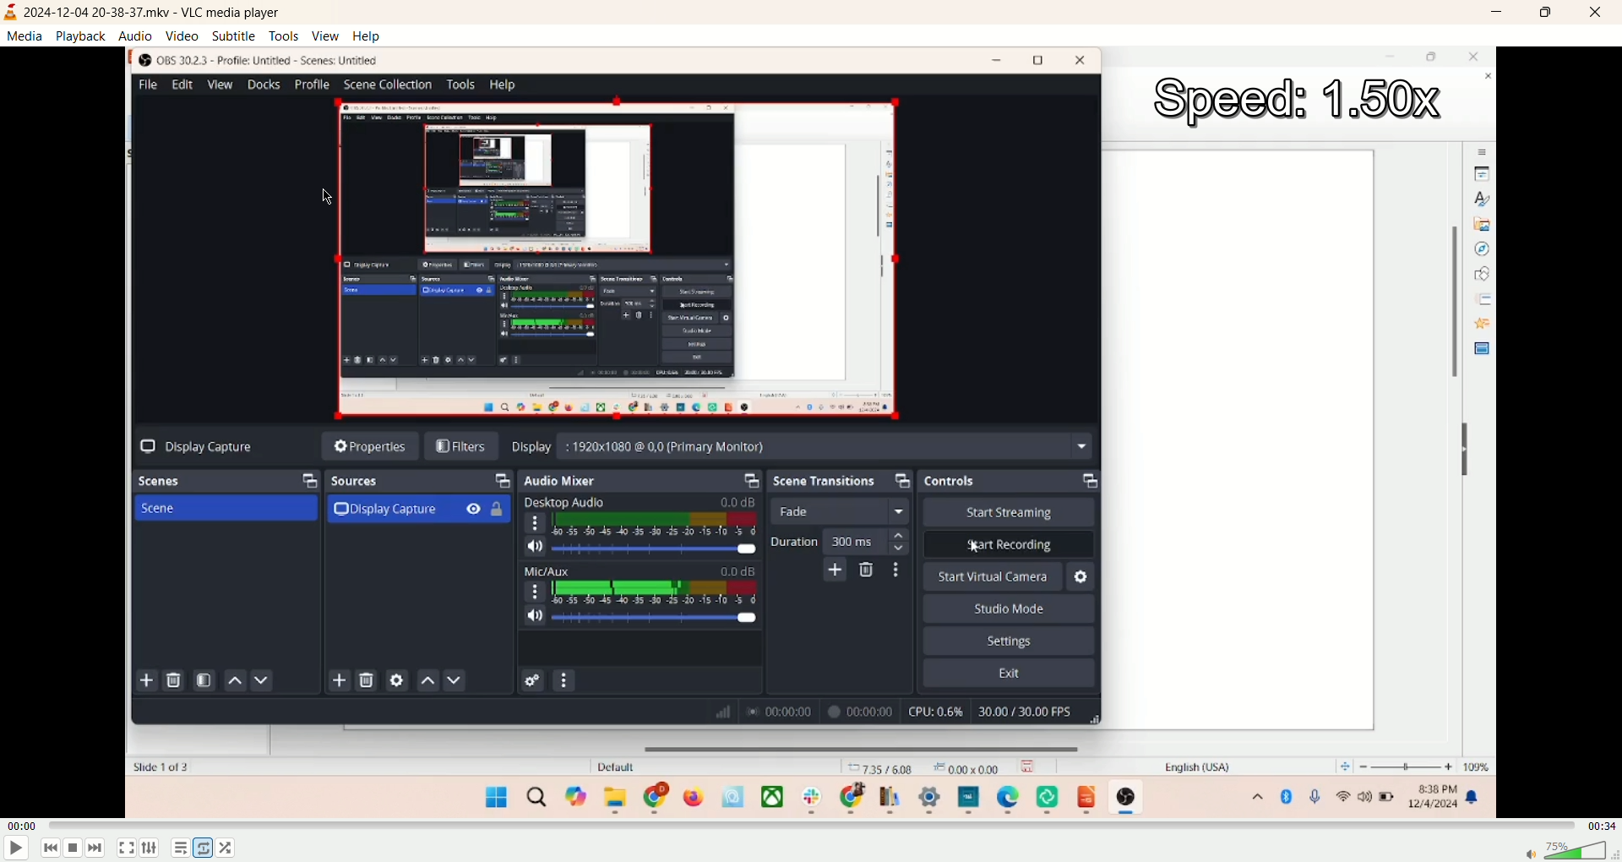 This screenshot has height=862, width=1622. What do you see at coordinates (324, 36) in the screenshot?
I see `view` at bounding box center [324, 36].